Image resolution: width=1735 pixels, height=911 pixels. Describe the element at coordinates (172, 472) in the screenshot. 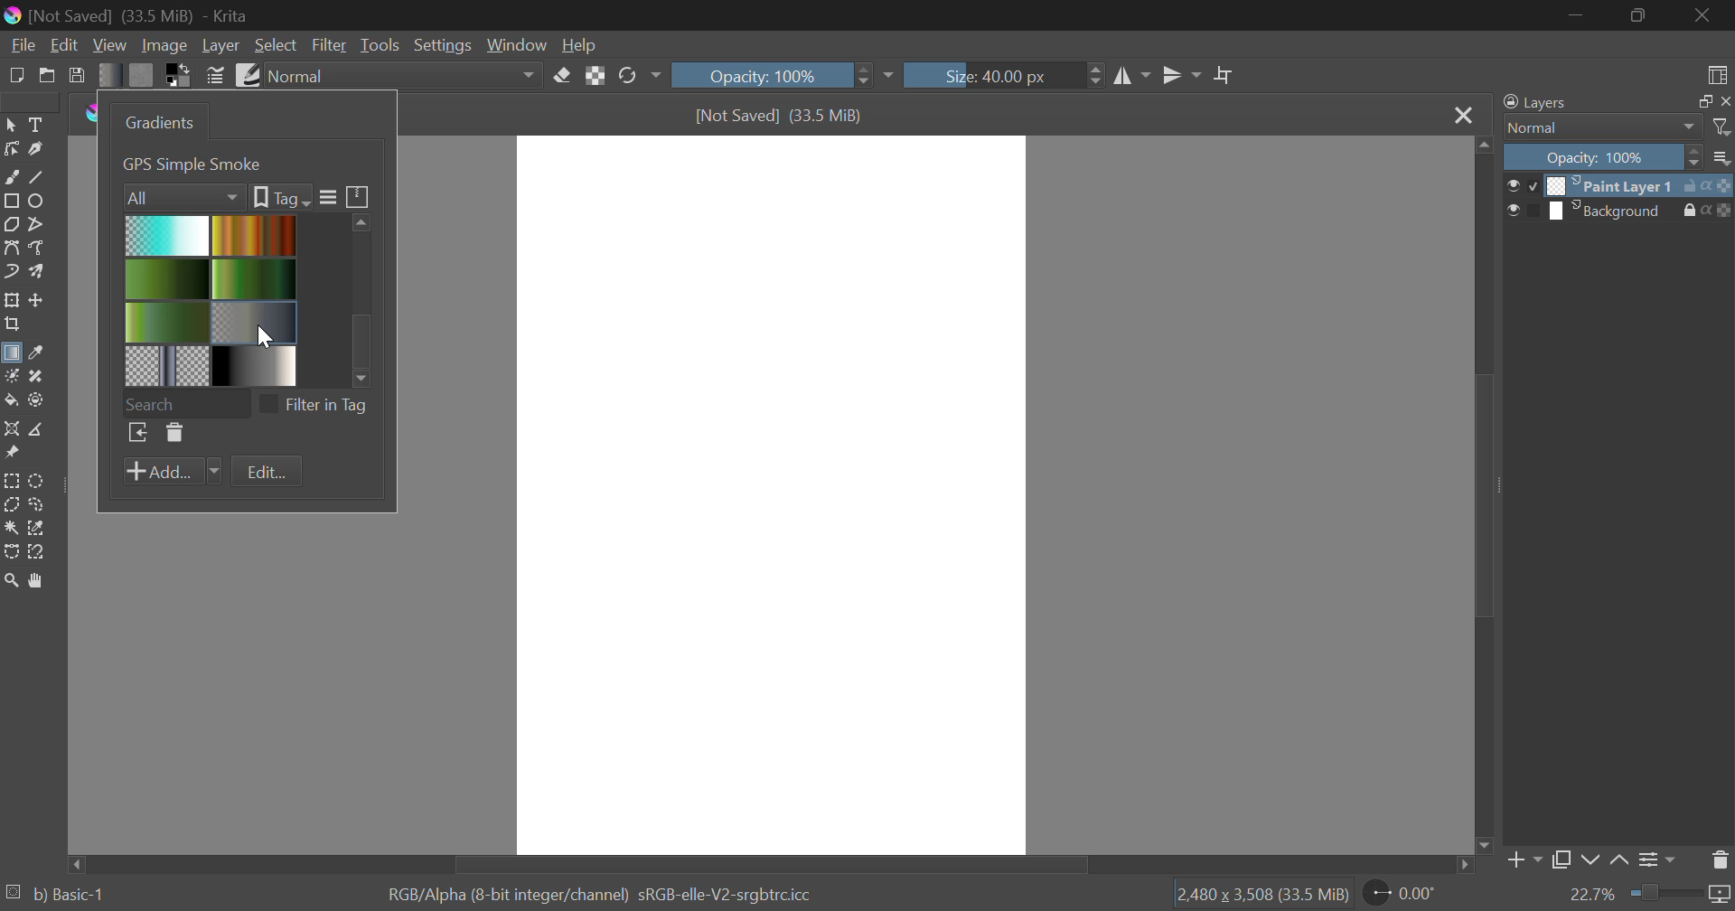

I see `Add...` at that location.